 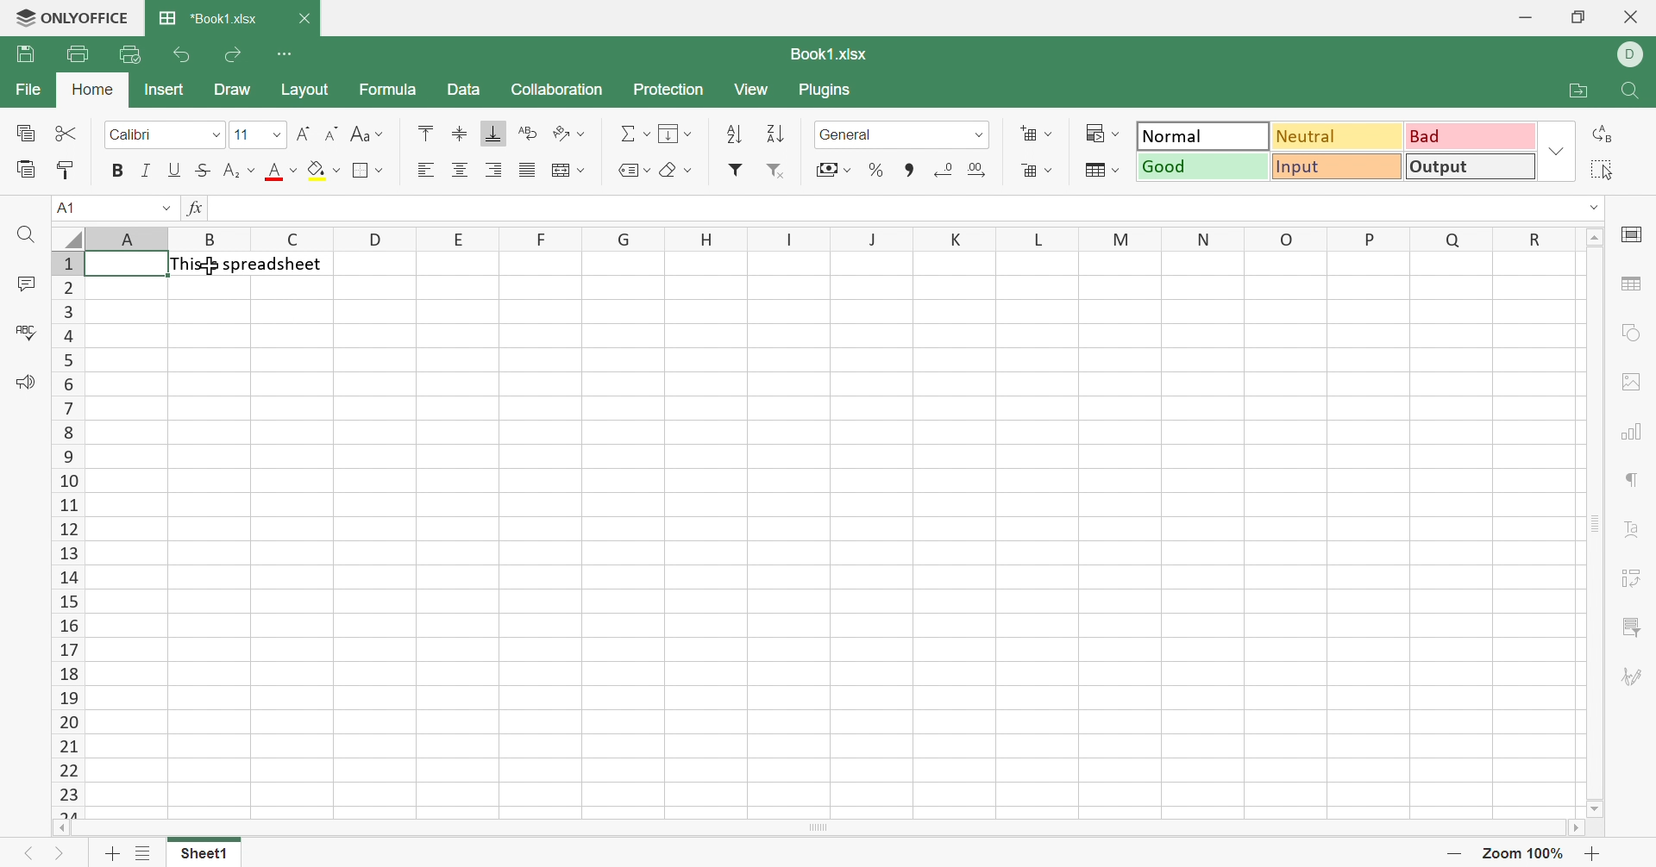 What do you see at coordinates (174, 168) in the screenshot?
I see `Underline` at bounding box center [174, 168].